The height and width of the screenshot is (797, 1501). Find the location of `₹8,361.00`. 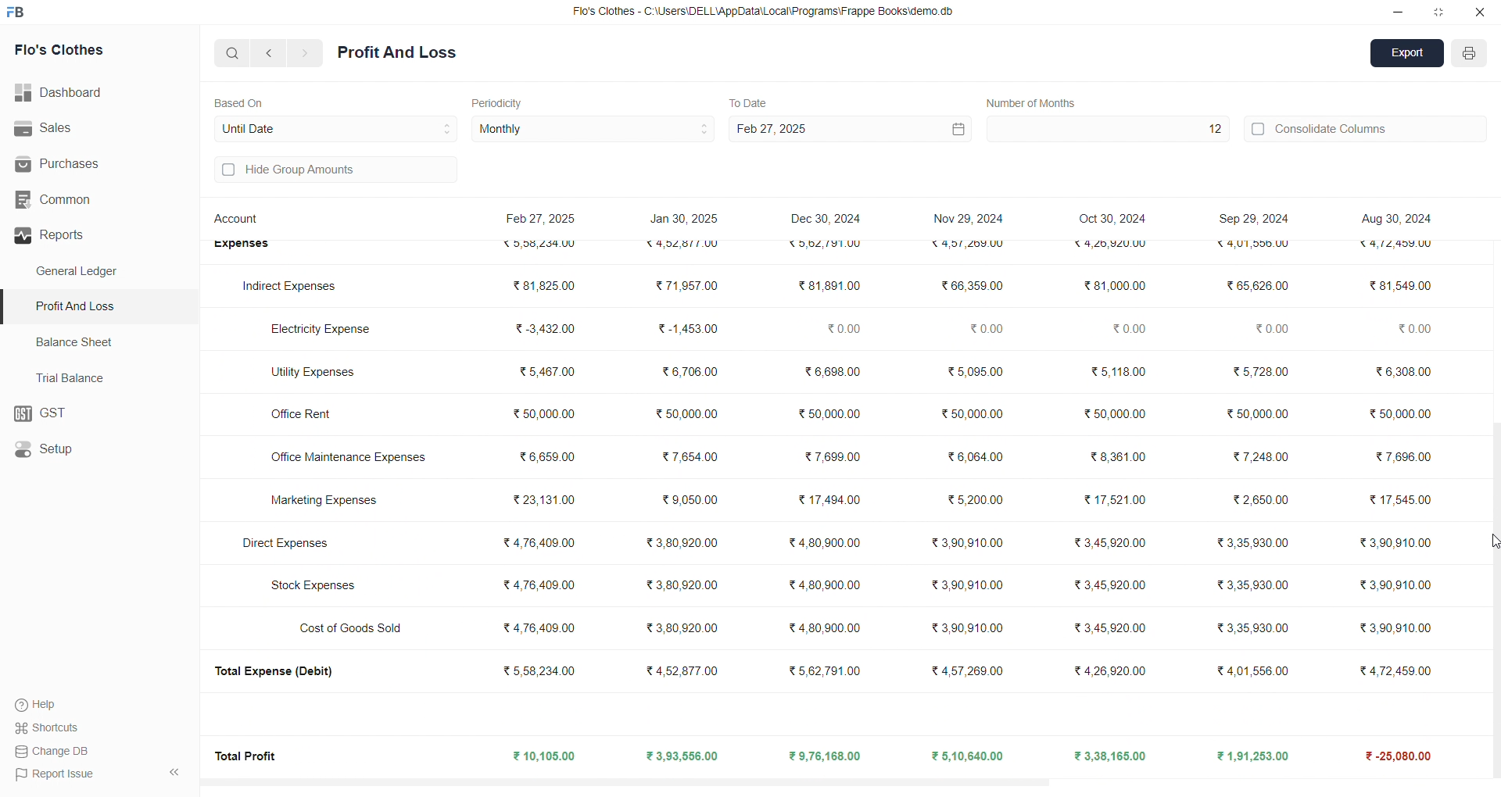

₹8,361.00 is located at coordinates (1116, 456).